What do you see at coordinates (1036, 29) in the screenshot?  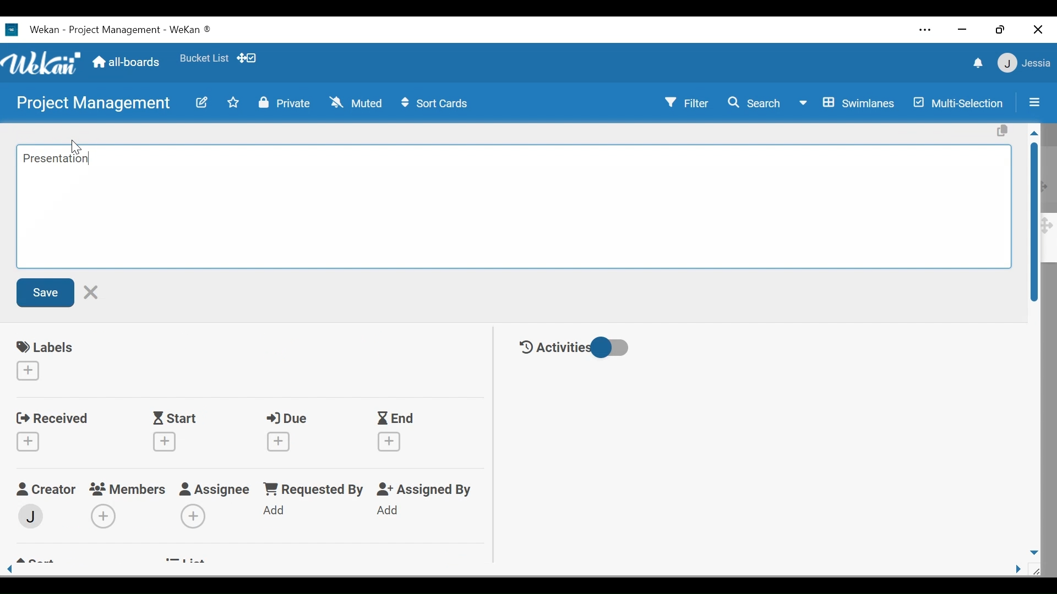 I see `Close` at bounding box center [1036, 29].